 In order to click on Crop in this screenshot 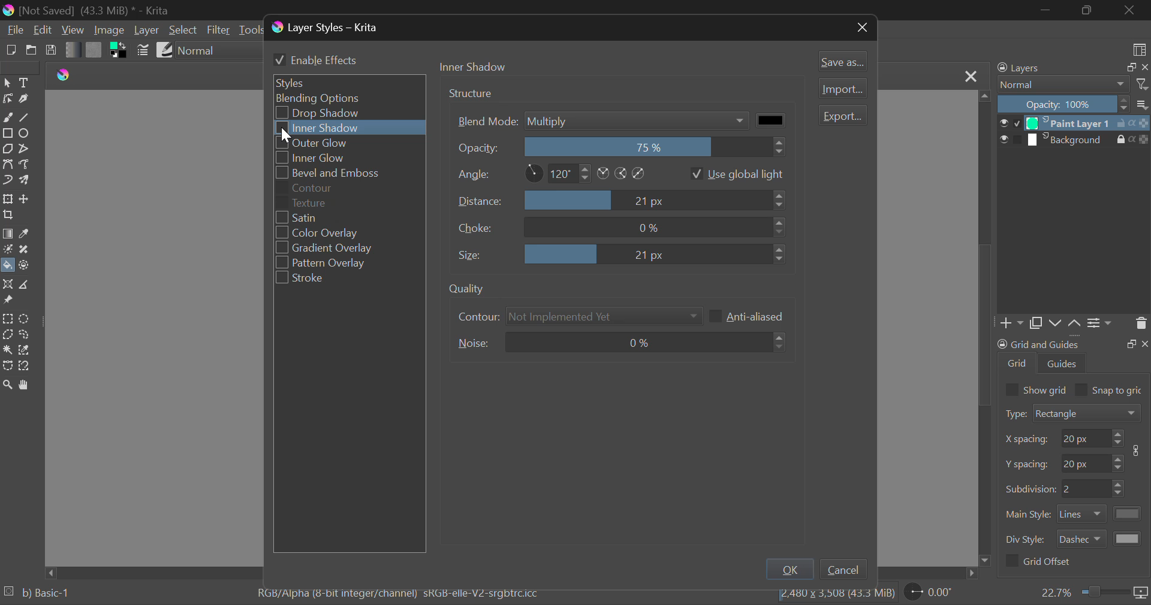, I will do `click(7, 215)`.